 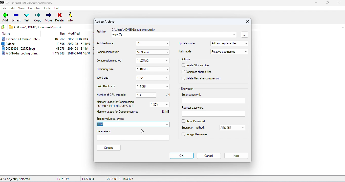 What do you see at coordinates (57, 9) in the screenshot?
I see `help` at bounding box center [57, 9].